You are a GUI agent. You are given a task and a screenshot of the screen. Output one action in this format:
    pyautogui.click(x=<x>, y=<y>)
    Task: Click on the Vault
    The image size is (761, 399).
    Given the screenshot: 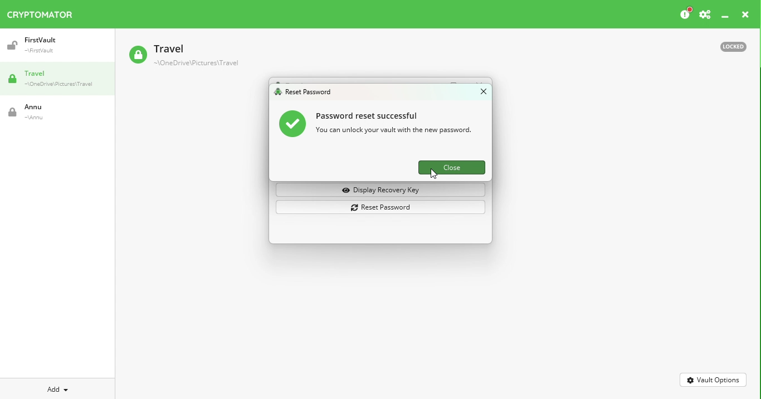 What is the action you would take?
    pyautogui.click(x=183, y=56)
    